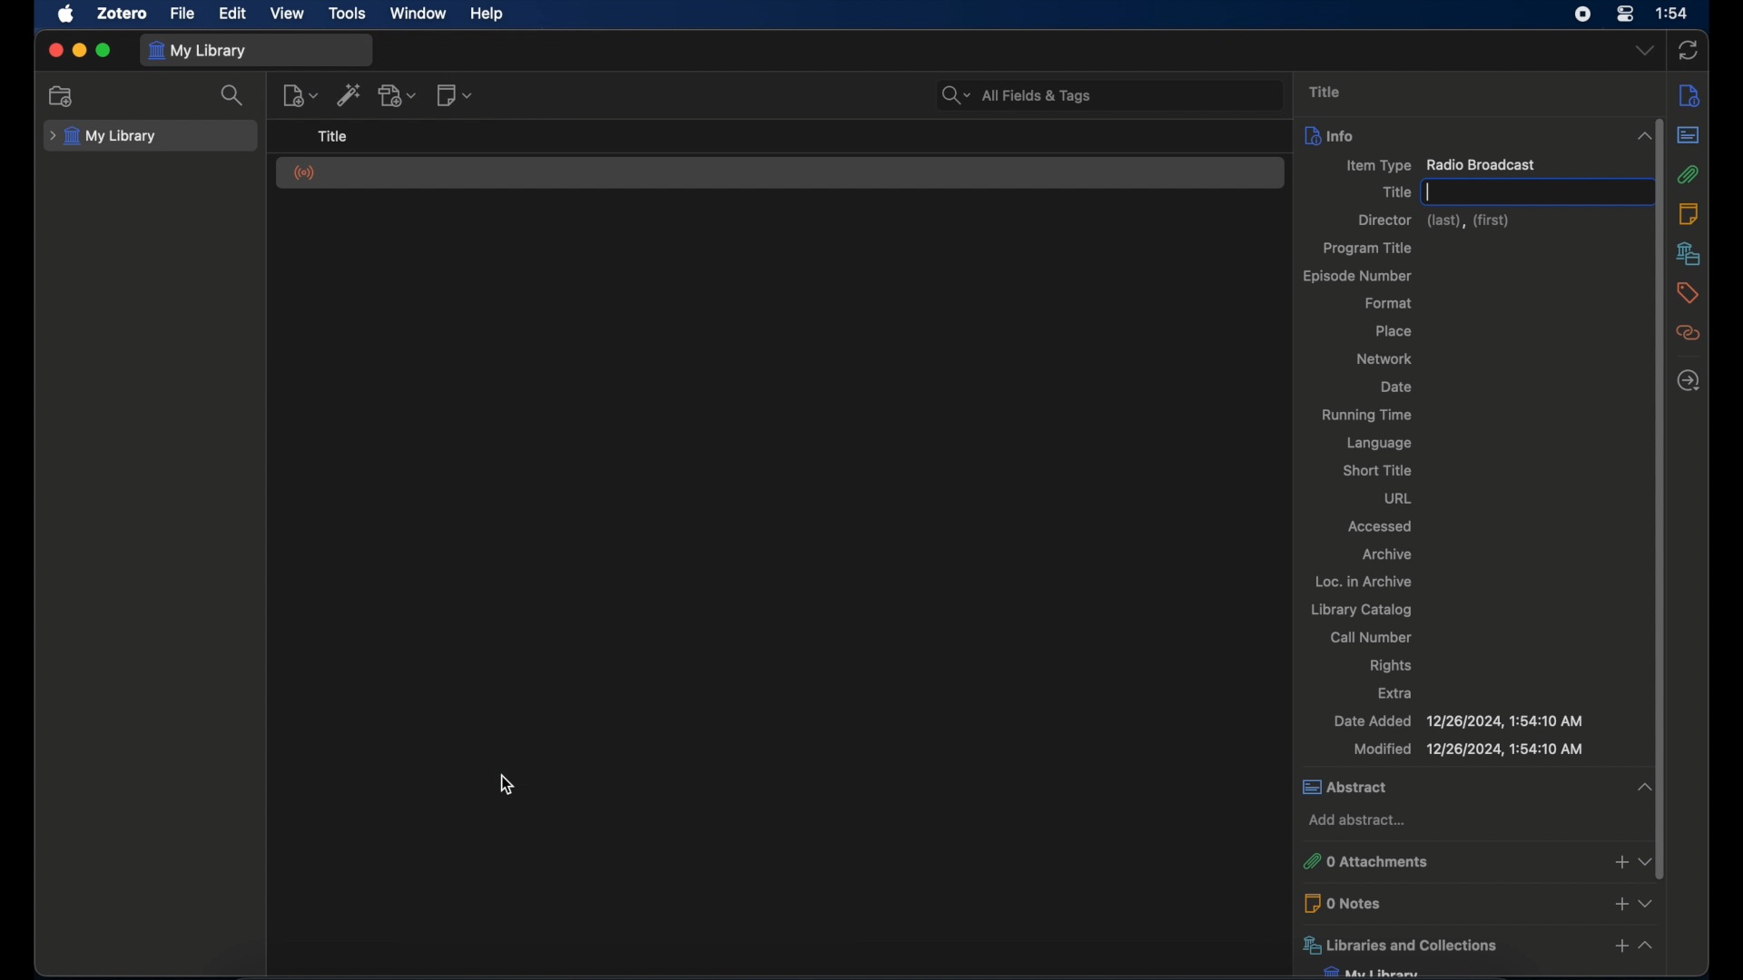  Describe the element at coordinates (1477, 946) in the screenshot. I see `libraries and collections` at that location.